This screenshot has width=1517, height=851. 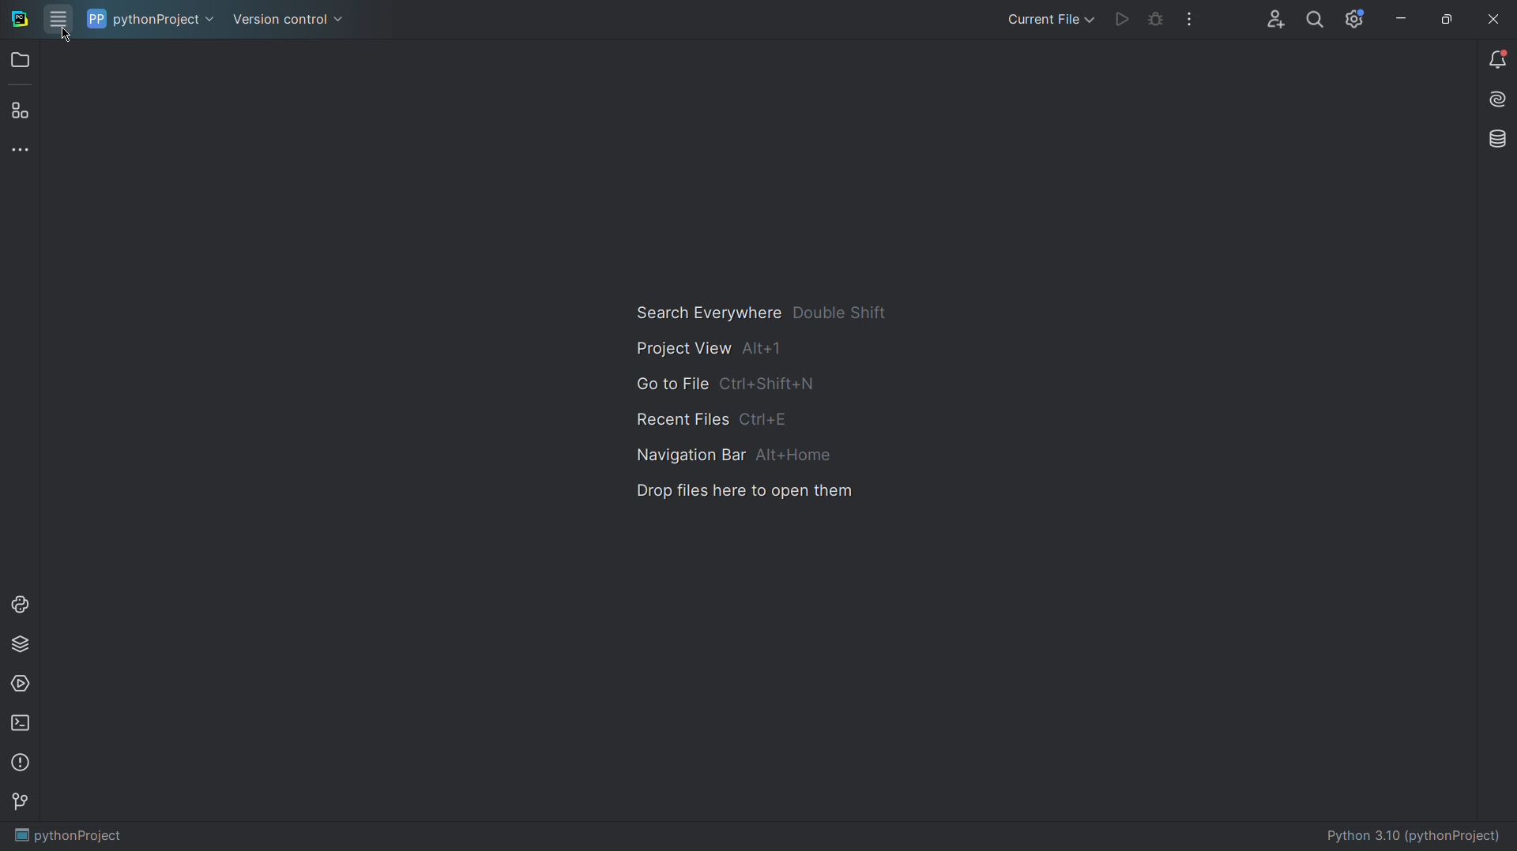 I want to click on Terminal, so click(x=23, y=724).